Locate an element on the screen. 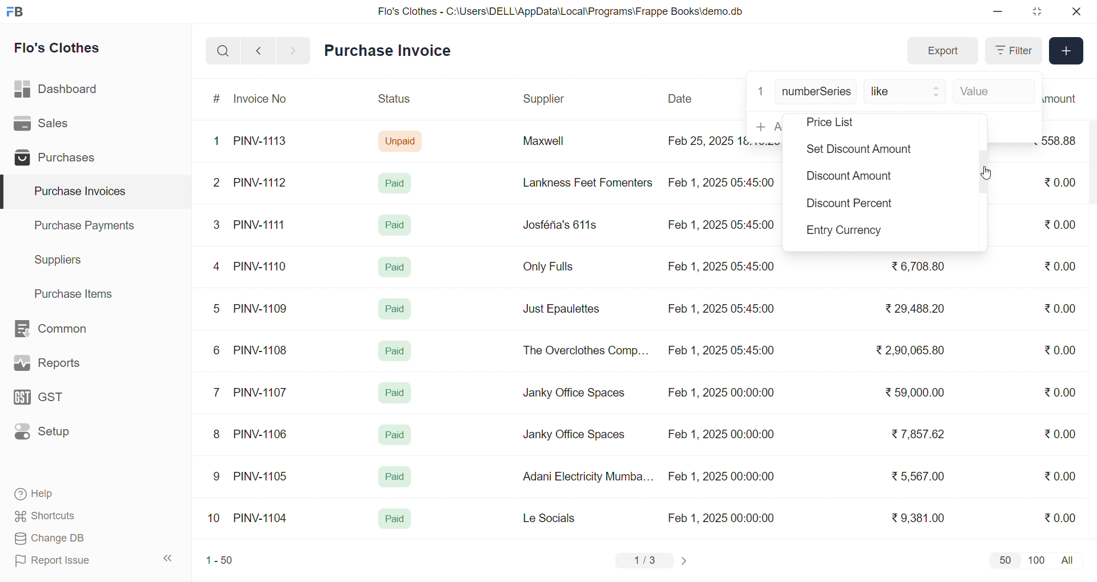  PINV-1105 is located at coordinates (263, 476).